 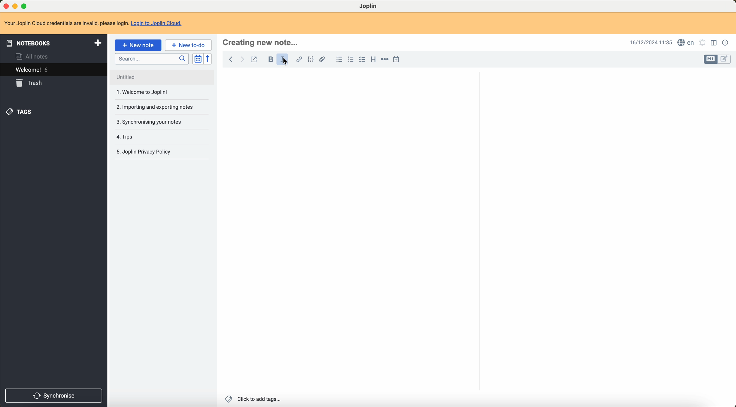 I want to click on synchronise, so click(x=55, y=395).